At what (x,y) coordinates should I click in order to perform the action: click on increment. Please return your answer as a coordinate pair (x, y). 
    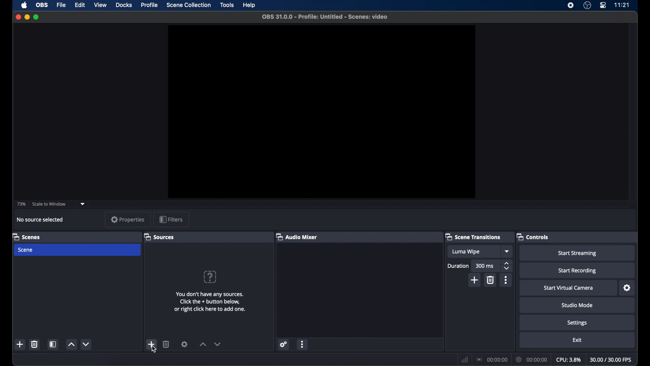
    Looking at the image, I should click on (203, 345).